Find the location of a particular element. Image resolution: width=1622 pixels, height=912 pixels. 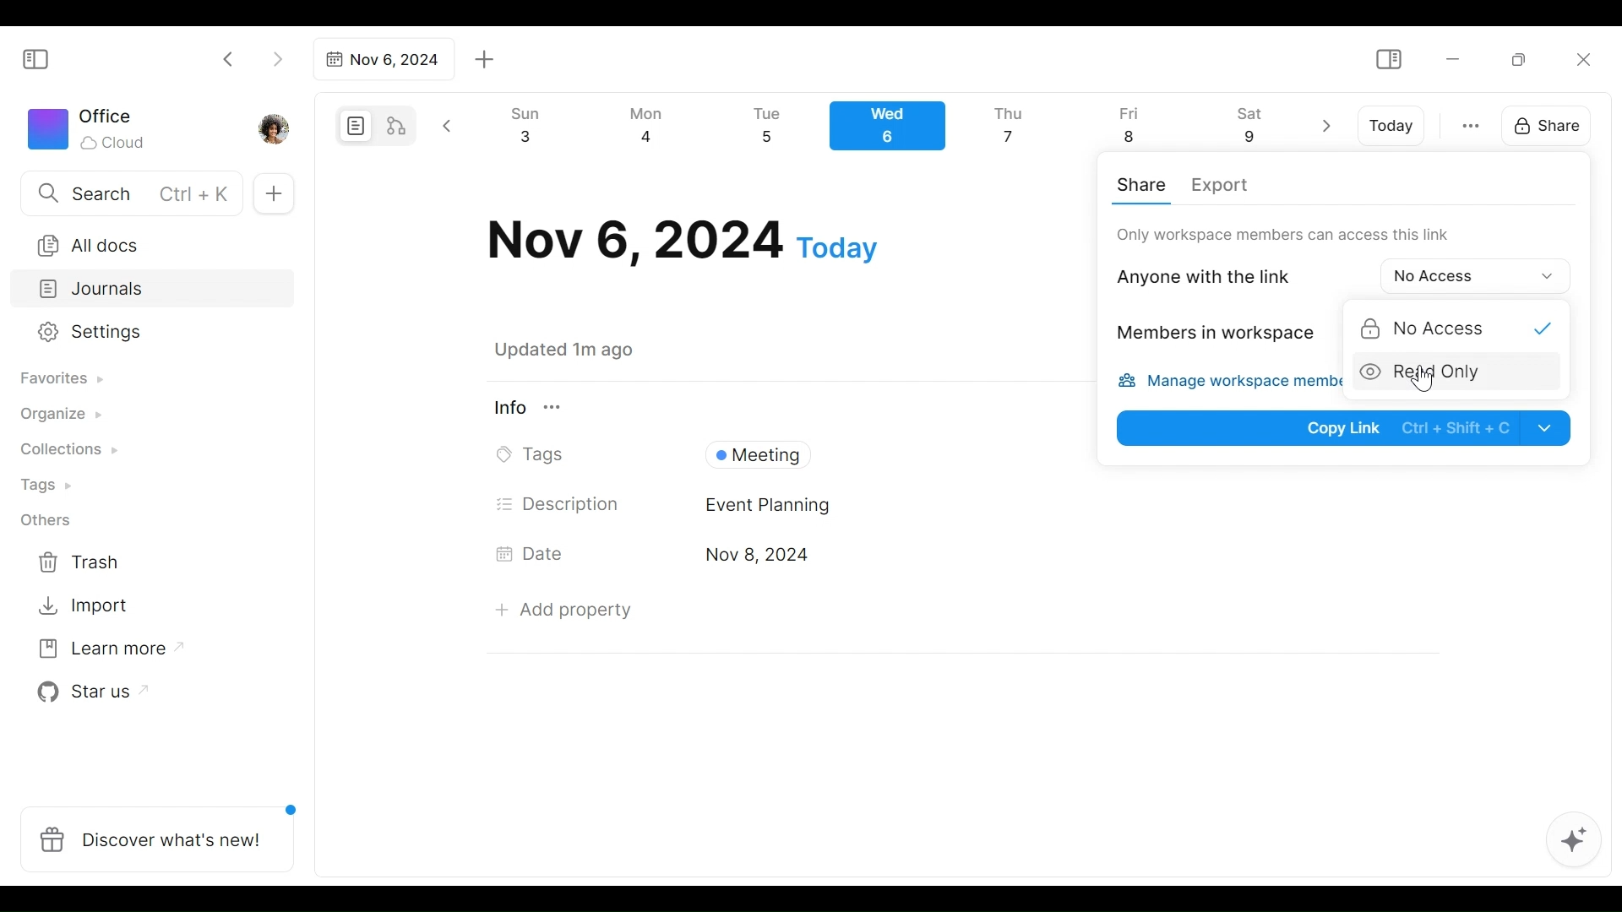

Click to go forward is located at coordinates (277, 57).